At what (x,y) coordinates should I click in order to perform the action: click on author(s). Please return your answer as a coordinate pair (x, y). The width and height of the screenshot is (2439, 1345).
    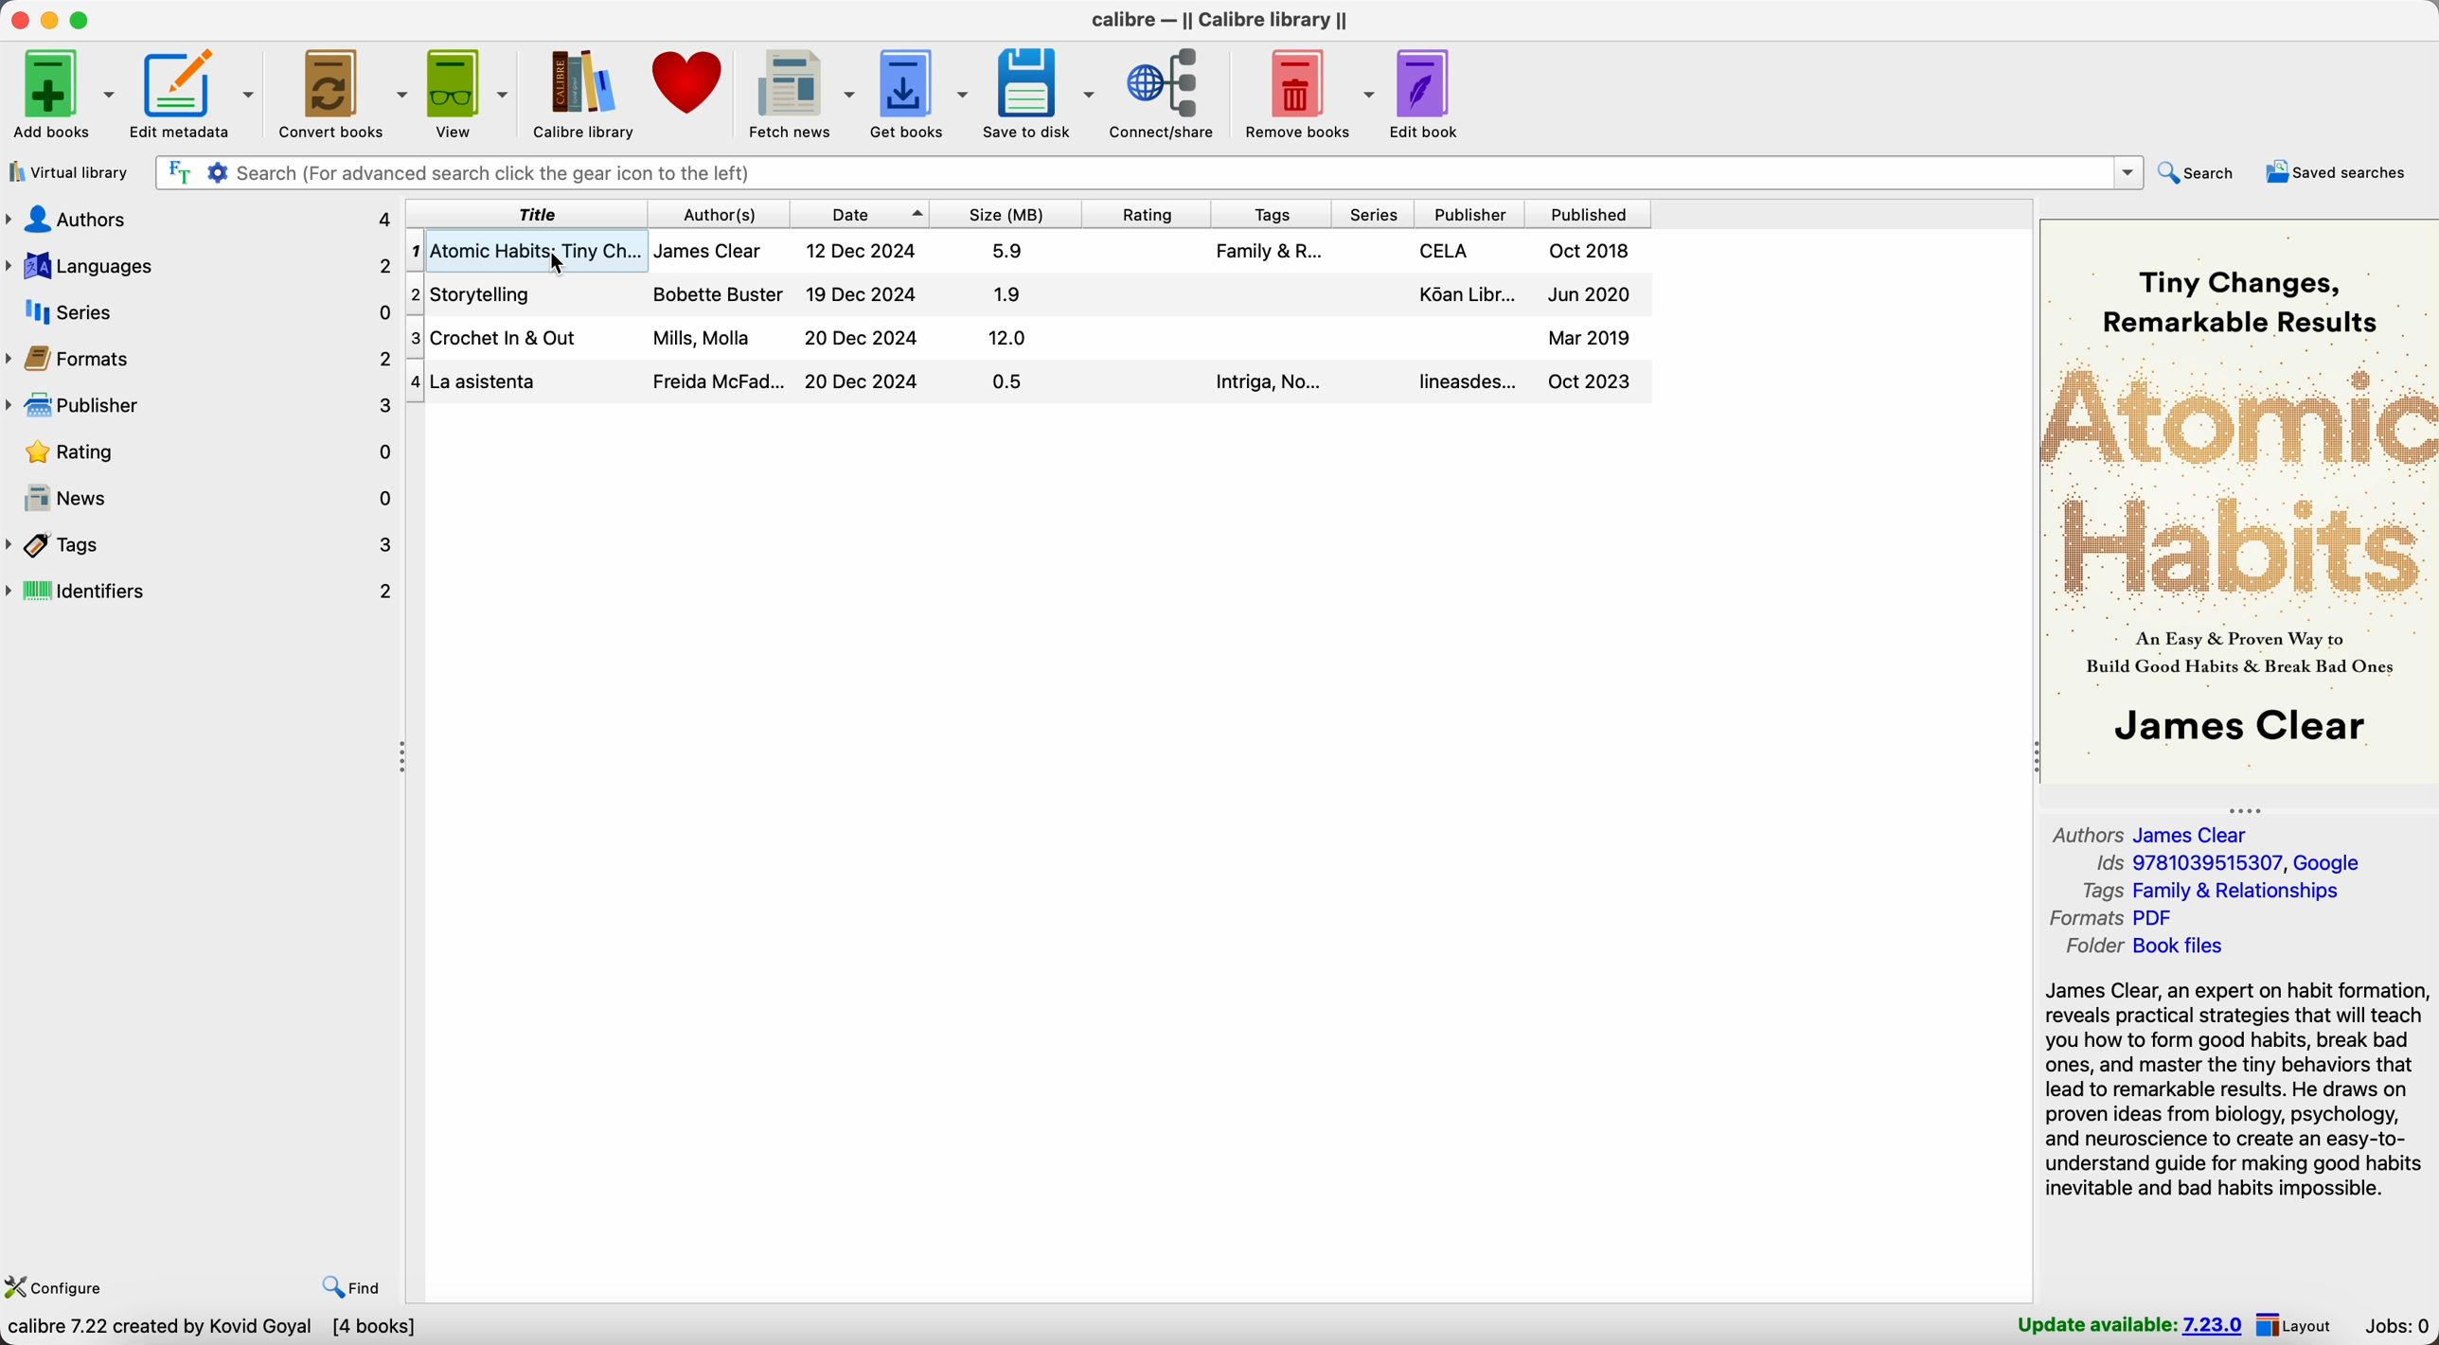
    Looking at the image, I should click on (722, 213).